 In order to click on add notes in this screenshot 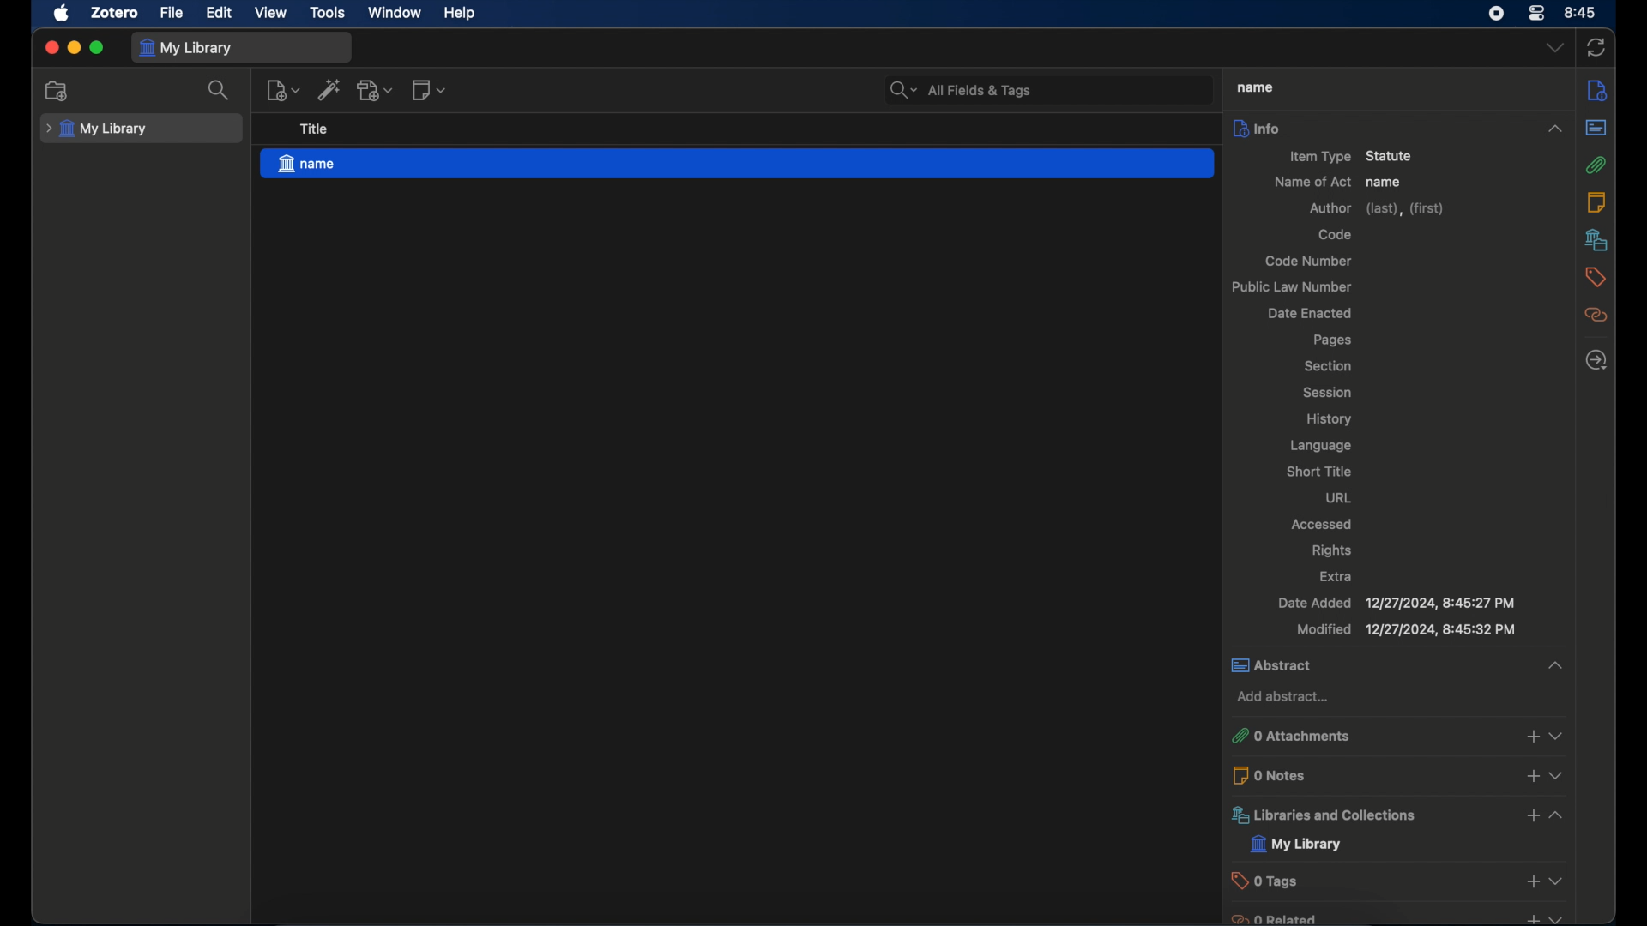, I will do `click(1530, 775)`.